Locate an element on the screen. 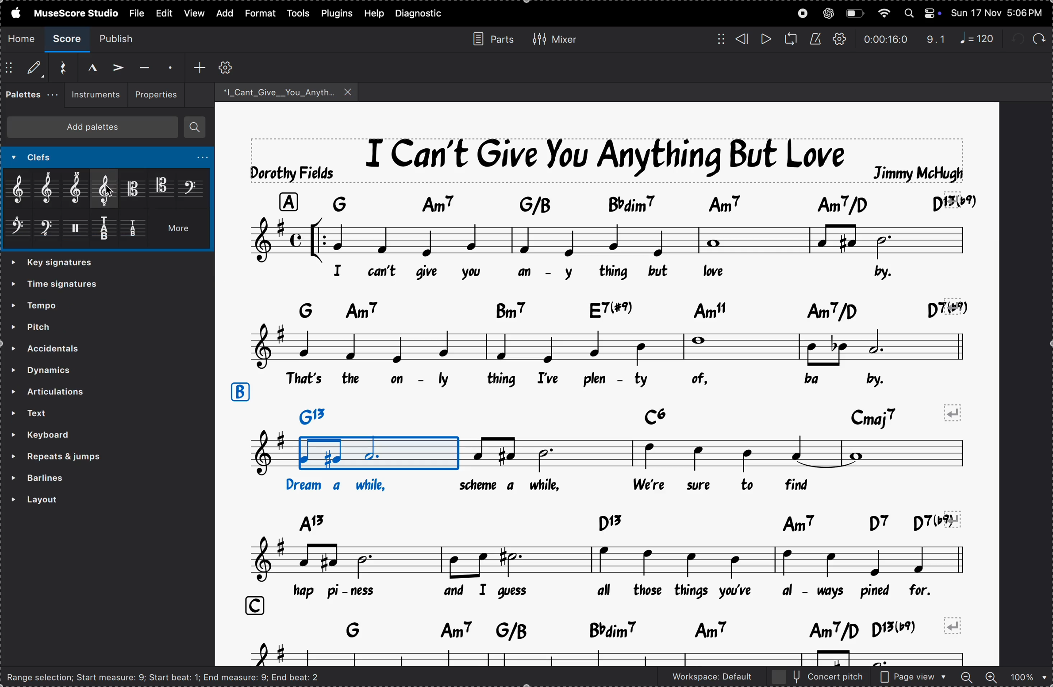 This screenshot has height=687, width=1053. accent is located at coordinates (114, 66).